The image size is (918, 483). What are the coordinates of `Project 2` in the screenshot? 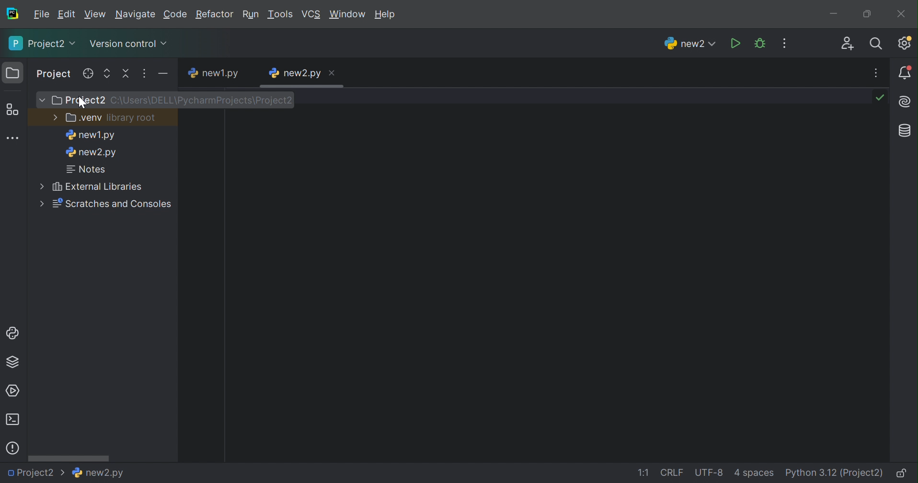 It's located at (80, 101).